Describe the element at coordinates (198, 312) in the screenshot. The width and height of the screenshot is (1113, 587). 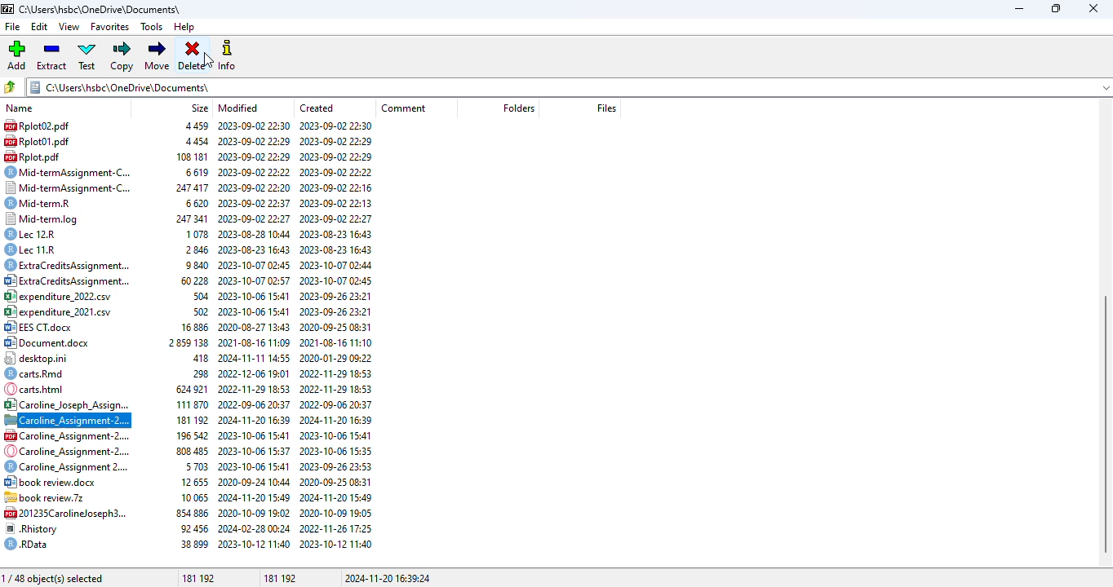
I see `502` at that location.